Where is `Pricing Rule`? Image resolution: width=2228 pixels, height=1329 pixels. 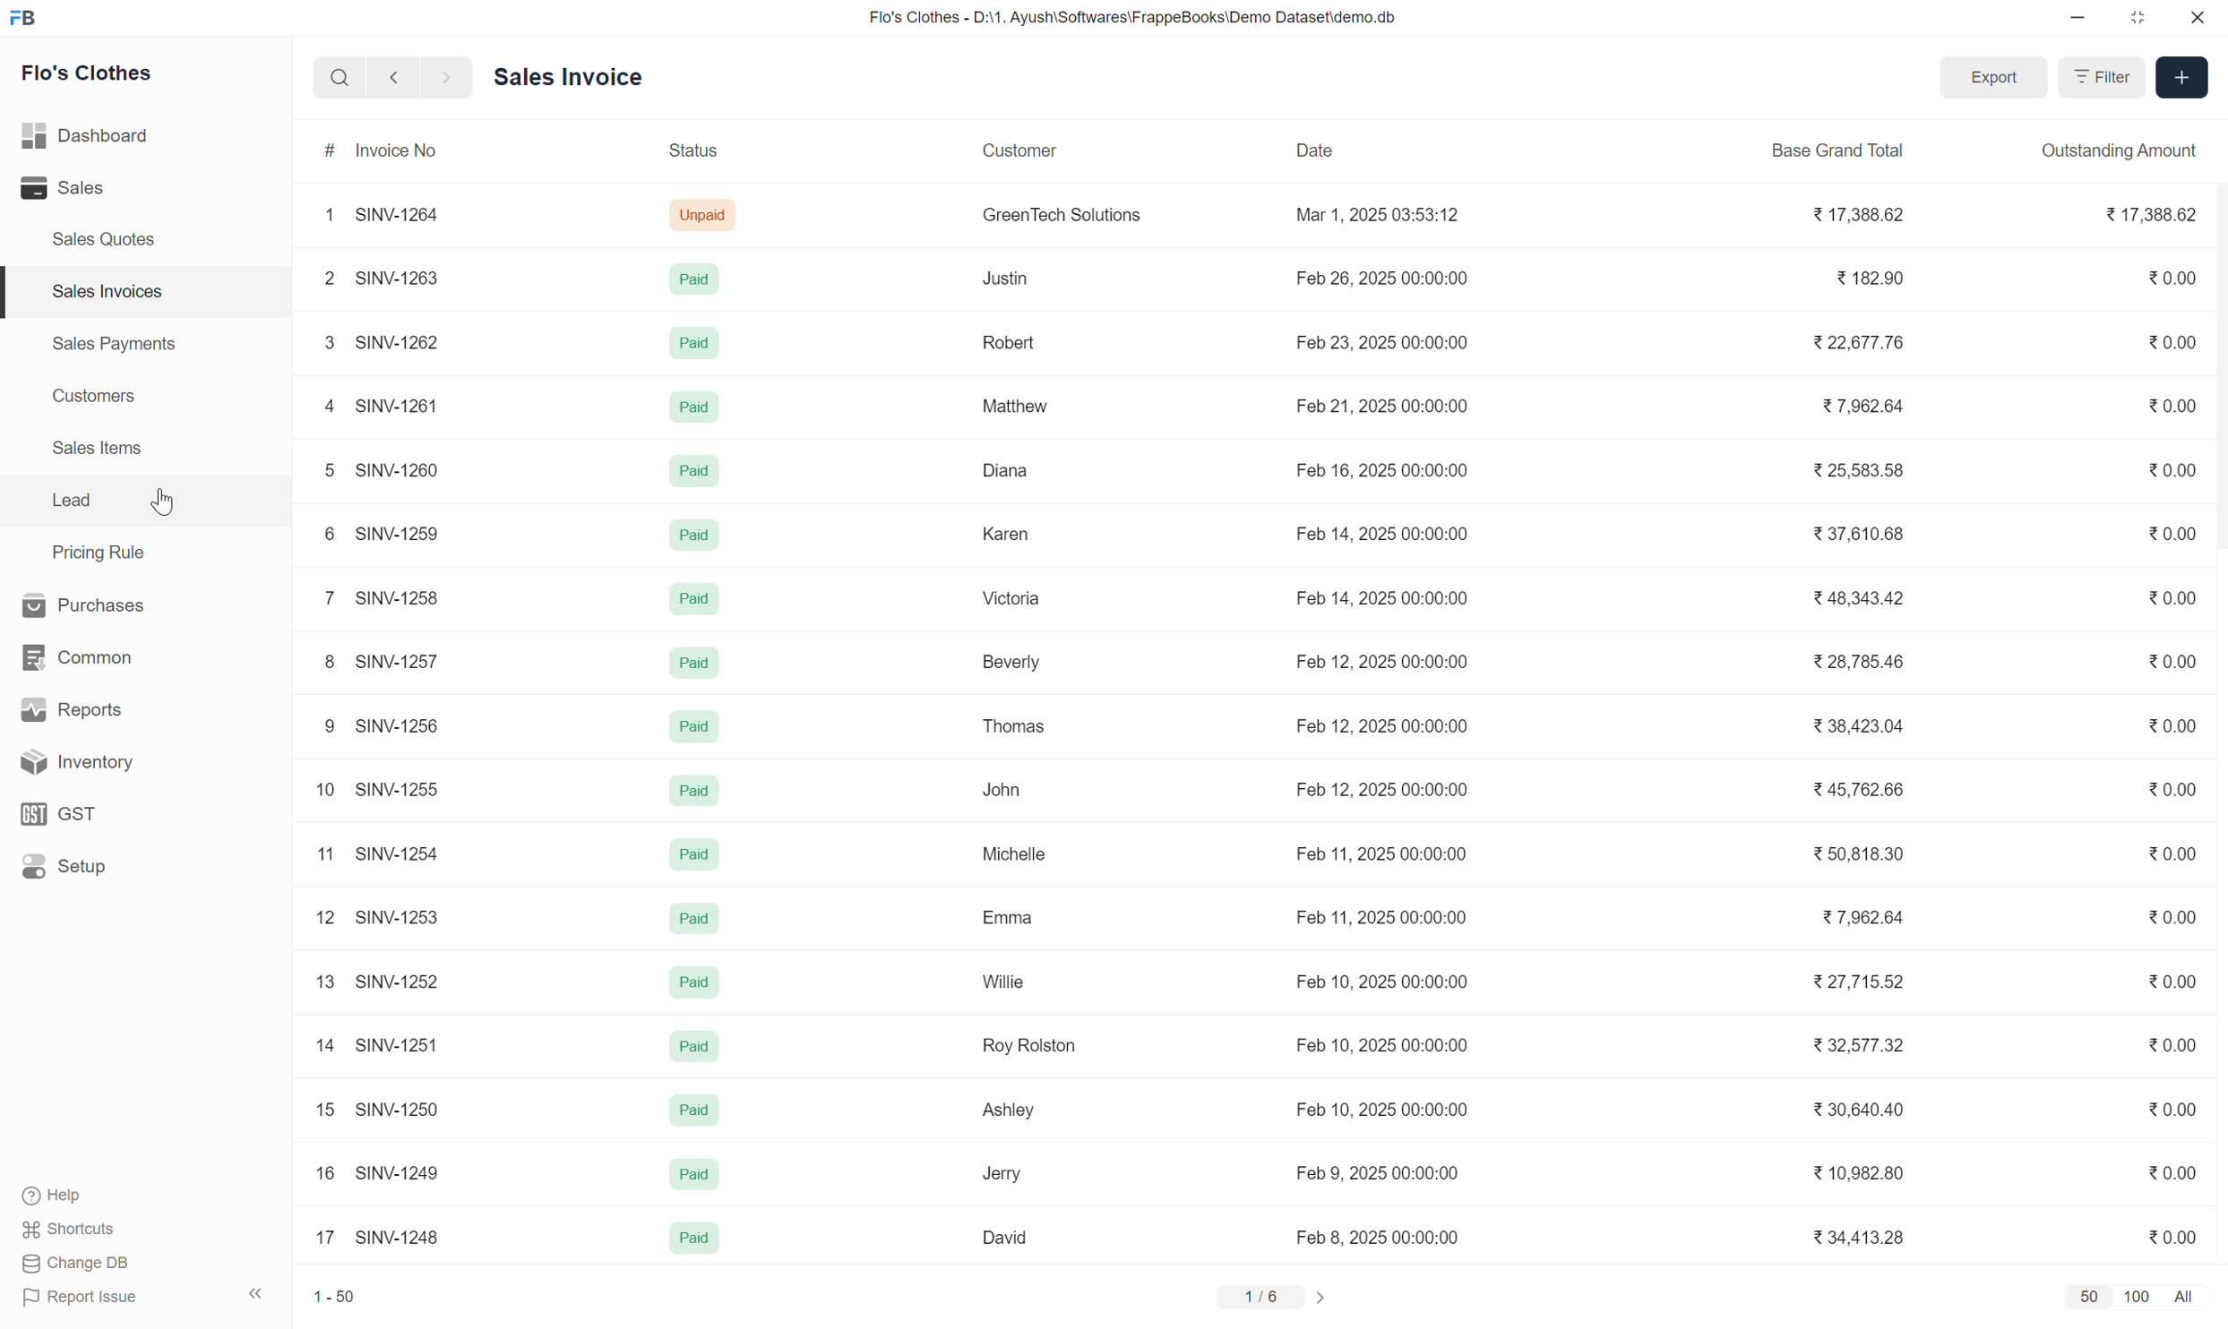
Pricing Rule is located at coordinates (96, 551).